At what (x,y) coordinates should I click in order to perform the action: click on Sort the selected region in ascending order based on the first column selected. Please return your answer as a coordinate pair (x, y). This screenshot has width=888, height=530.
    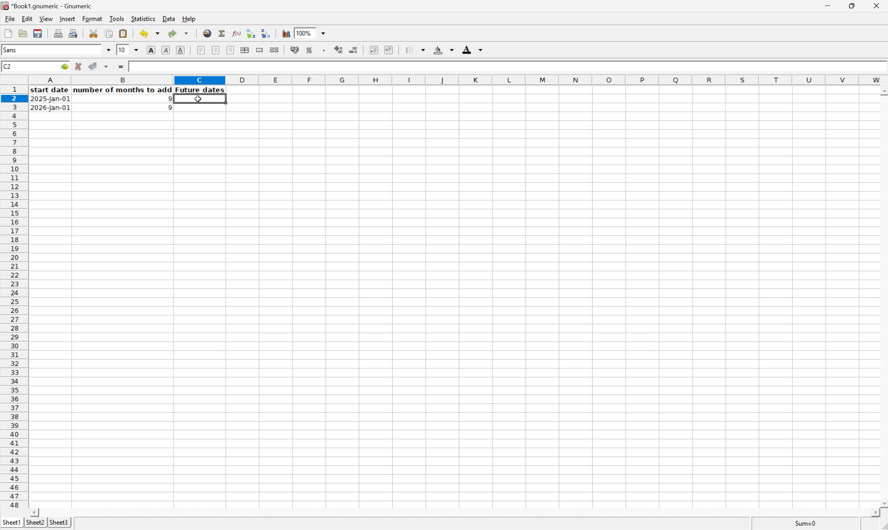
    Looking at the image, I should click on (250, 32).